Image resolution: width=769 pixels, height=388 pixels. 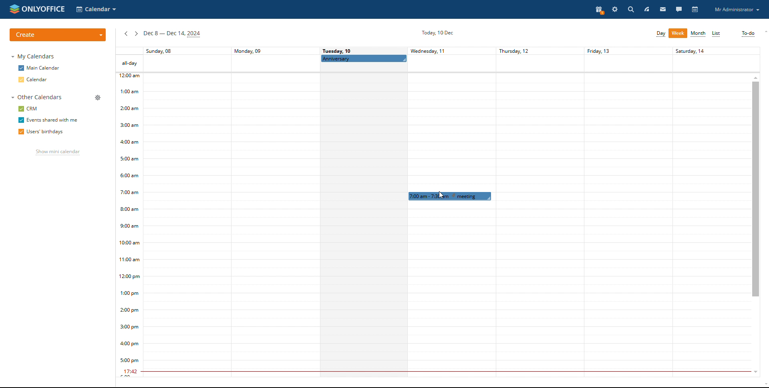 I want to click on scheduled all-day event, so click(x=364, y=58).